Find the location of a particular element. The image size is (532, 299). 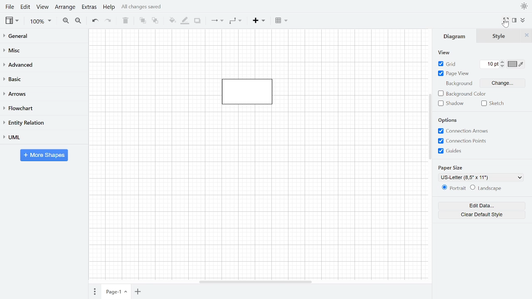

More shapes is located at coordinates (44, 155).